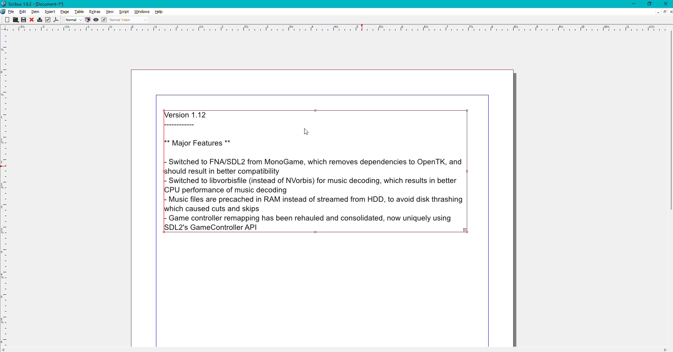 The width and height of the screenshot is (673, 352). I want to click on Page, so click(66, 11).